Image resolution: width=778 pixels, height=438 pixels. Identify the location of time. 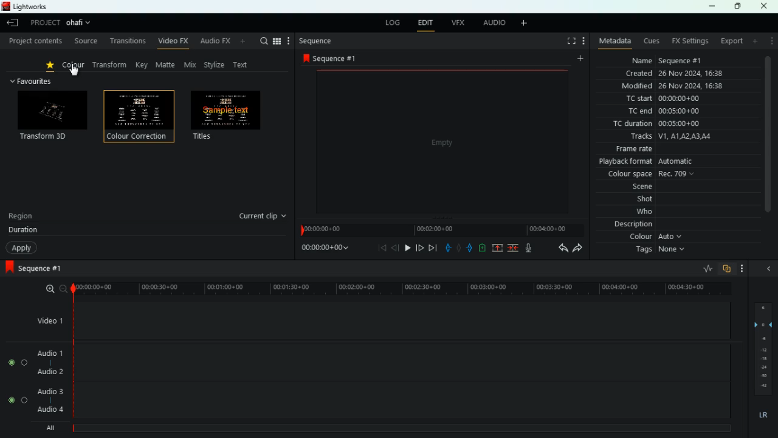
(323, 249).